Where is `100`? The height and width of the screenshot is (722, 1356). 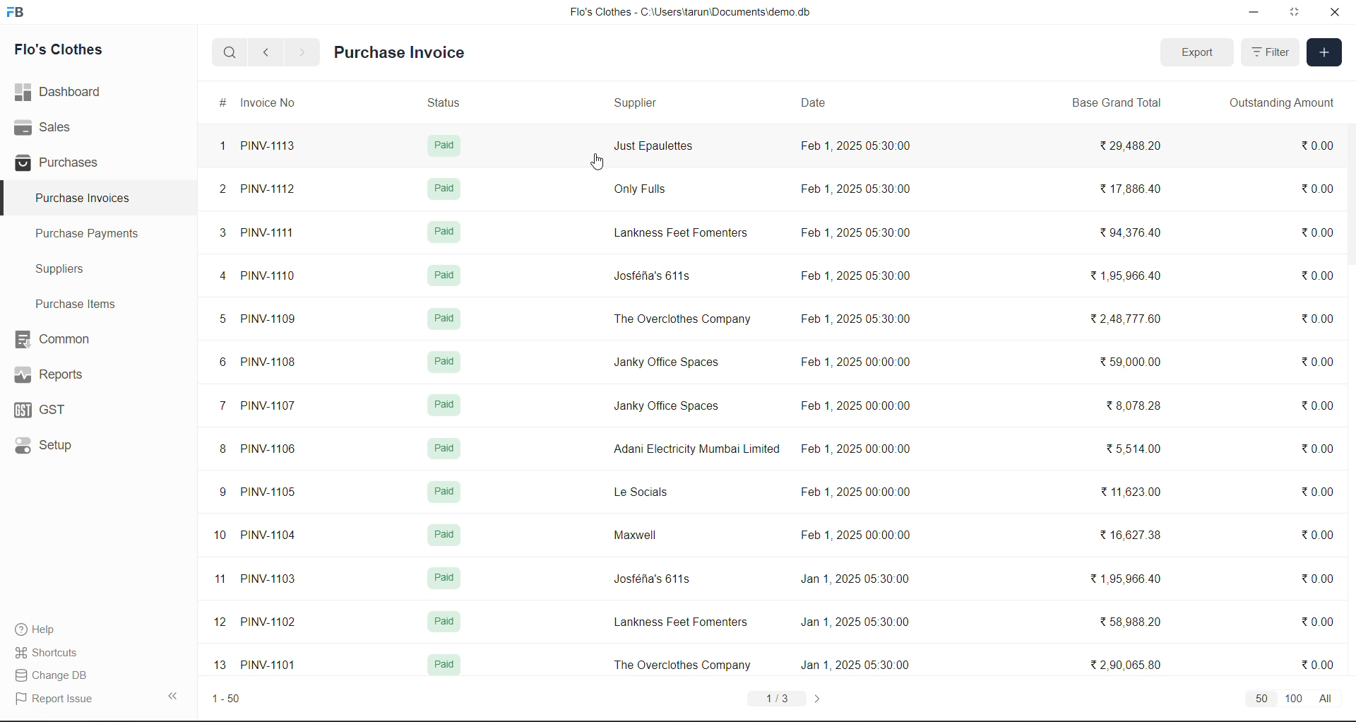 100 is located at coordinates (1297, 700).